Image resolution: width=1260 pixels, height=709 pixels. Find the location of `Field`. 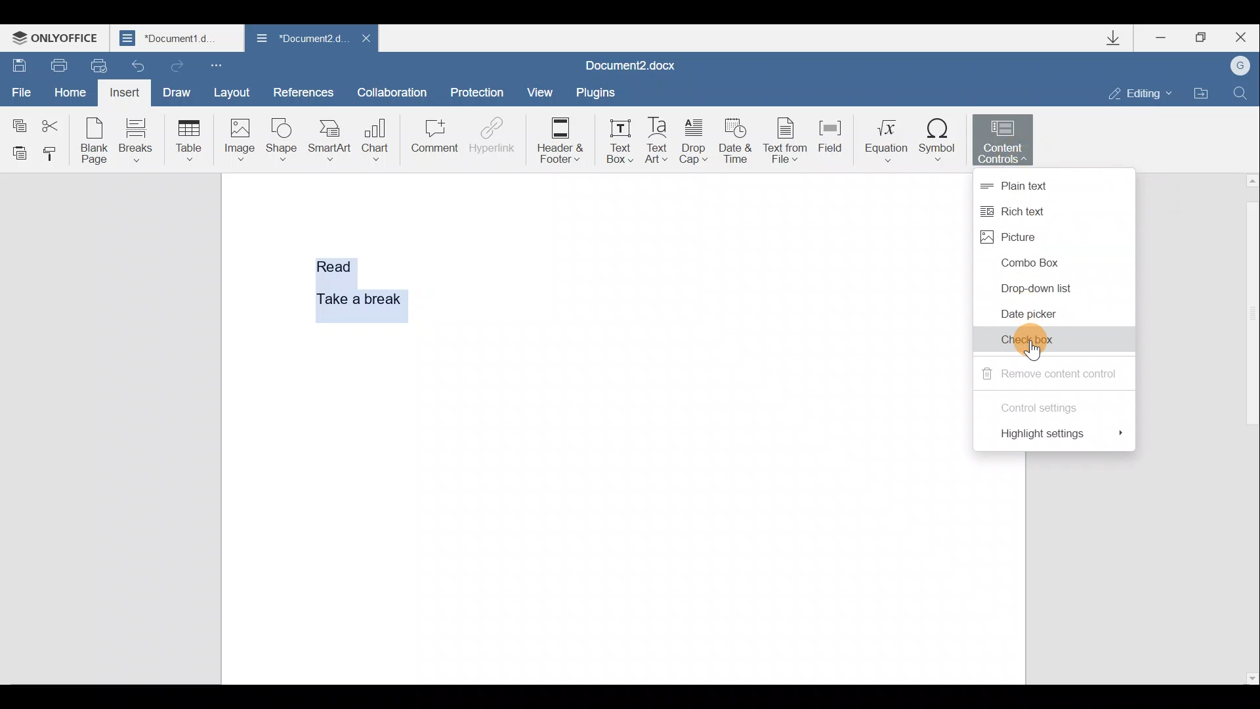

Field is located at coordinates (830, 141).